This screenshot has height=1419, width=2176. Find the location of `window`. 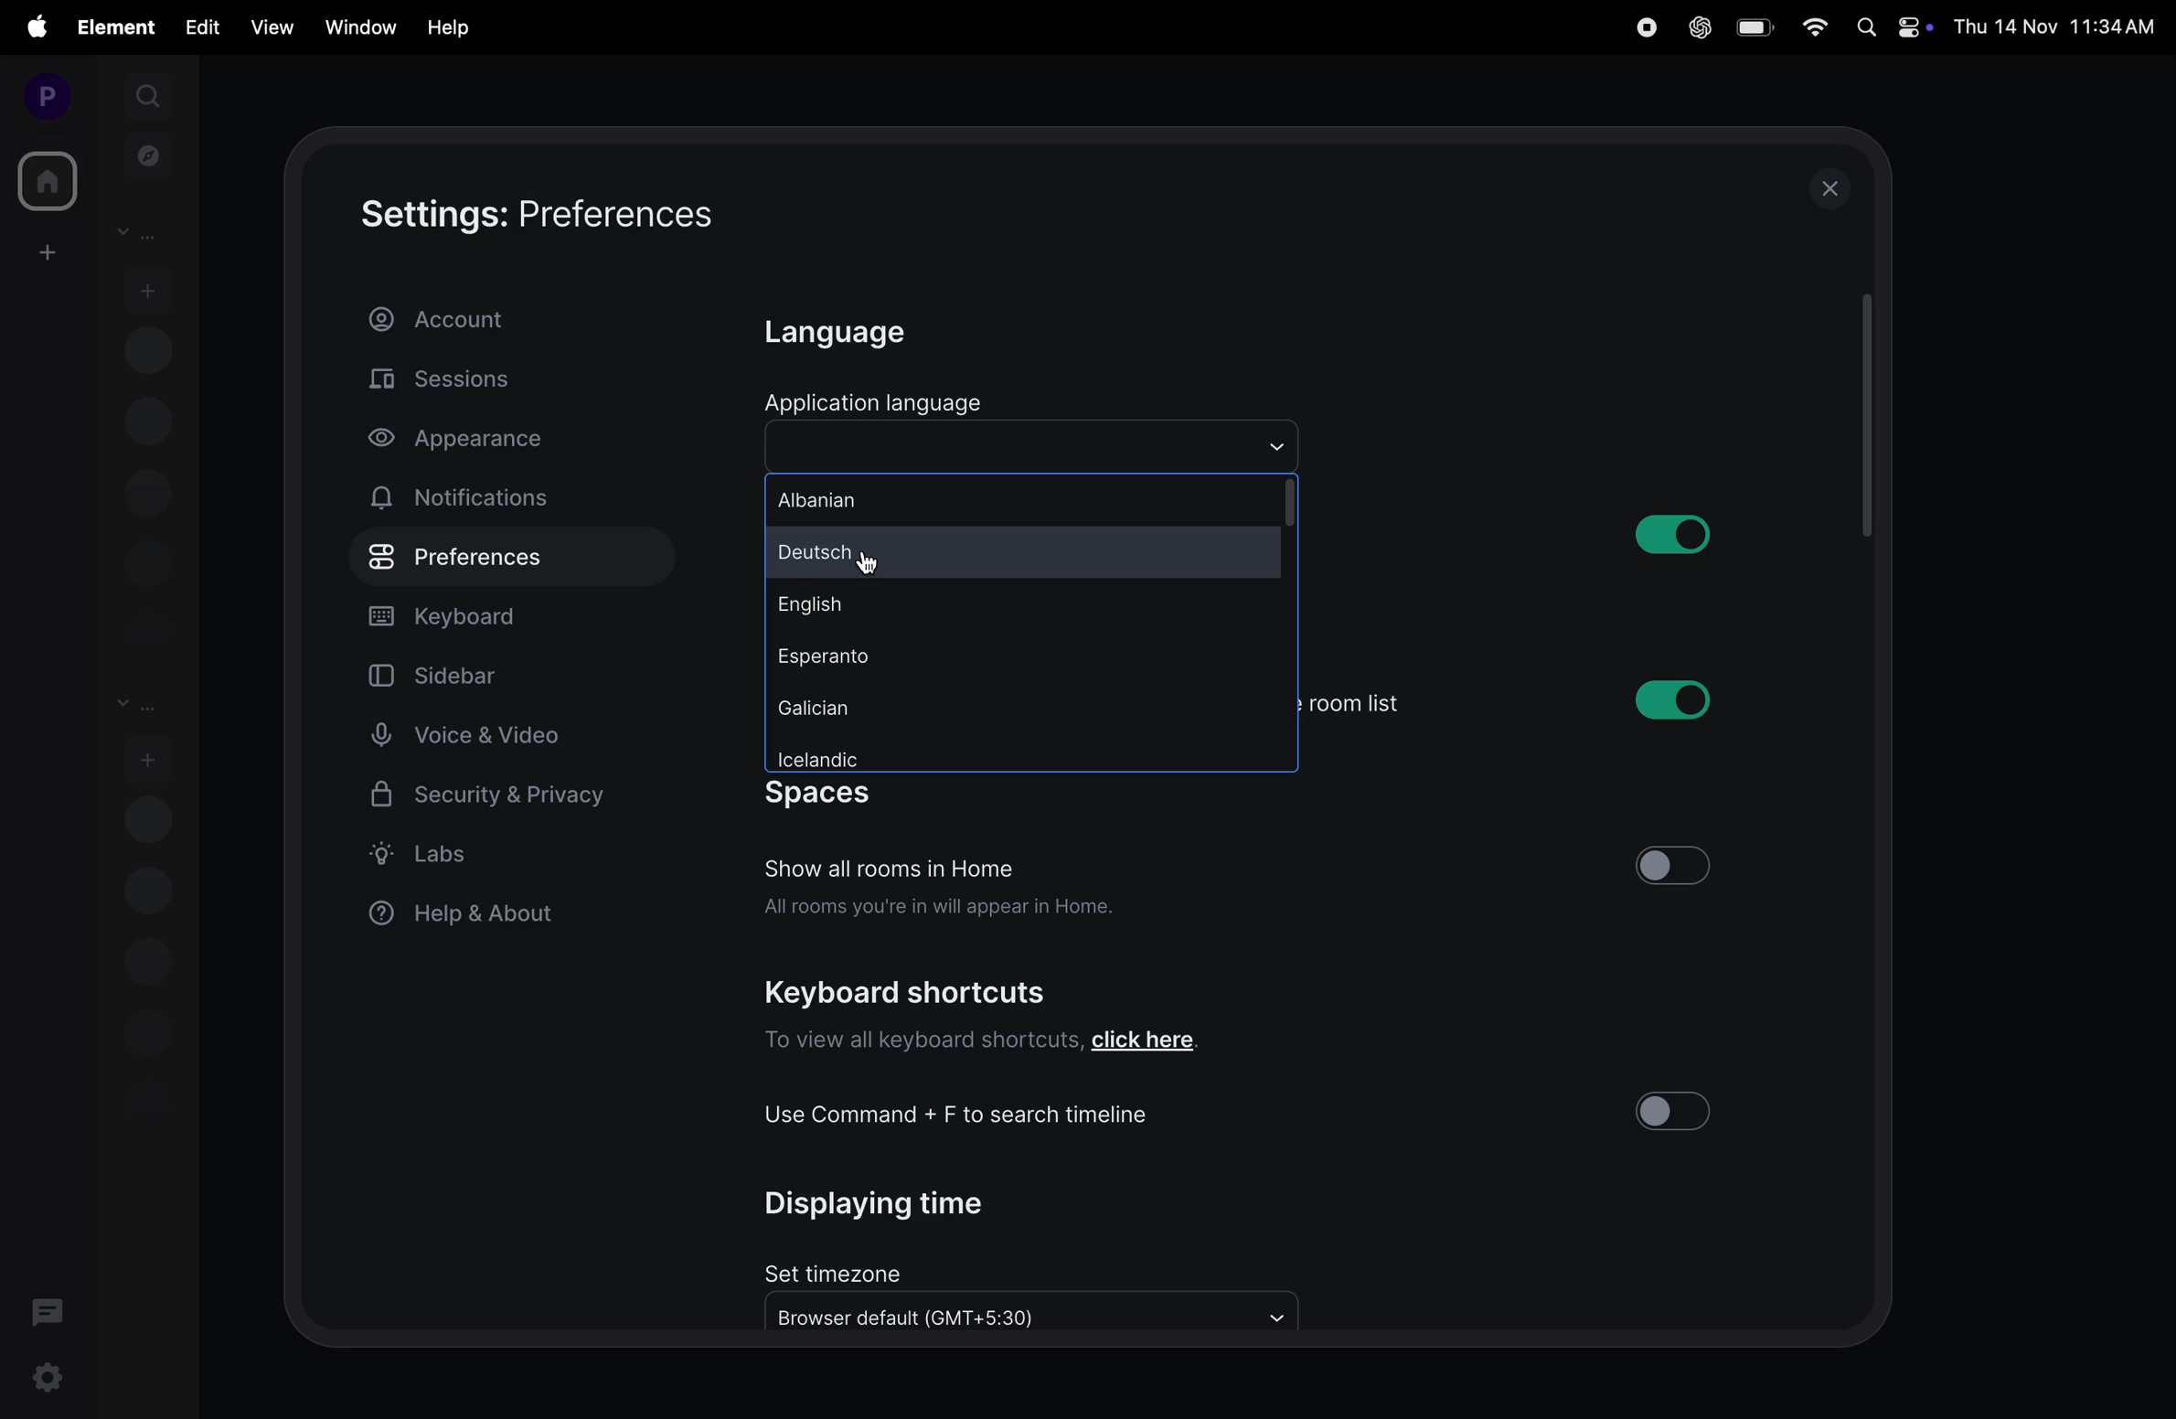

window is located at coordinates (354, 28).